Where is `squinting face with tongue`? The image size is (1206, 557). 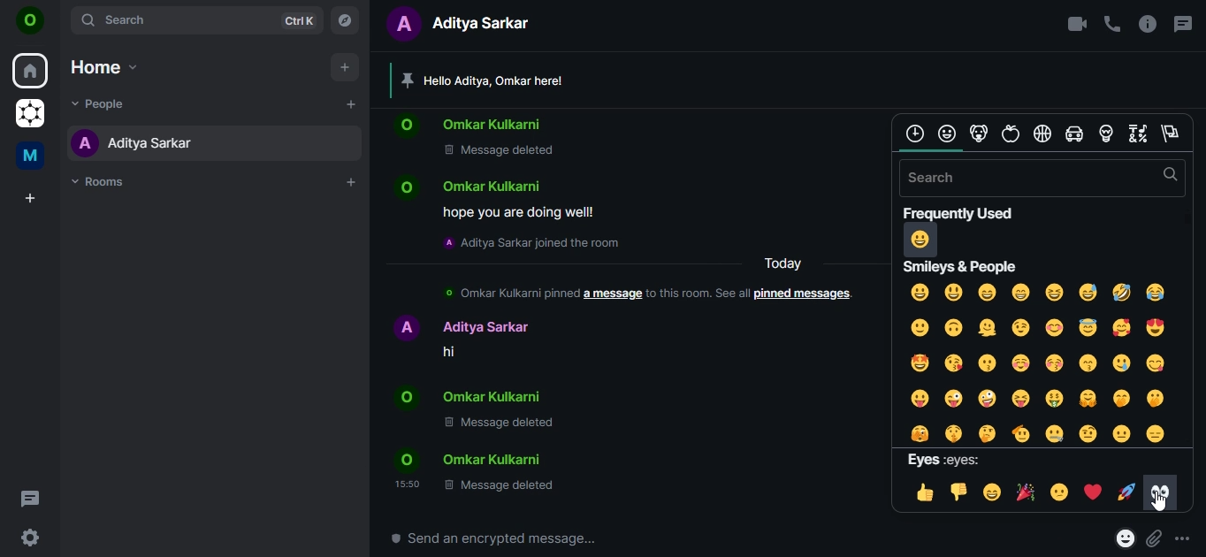
squinting face with tongue is located at coordinates (1019, 399).